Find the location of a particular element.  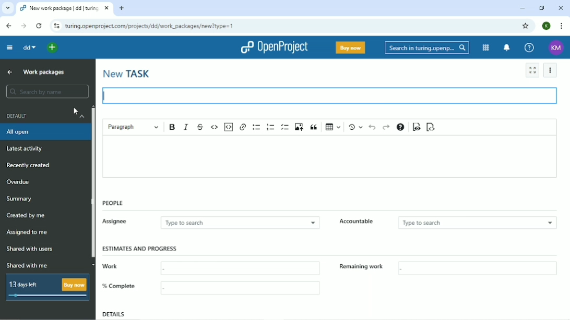

Work packages is located at coordinates (43, 72).